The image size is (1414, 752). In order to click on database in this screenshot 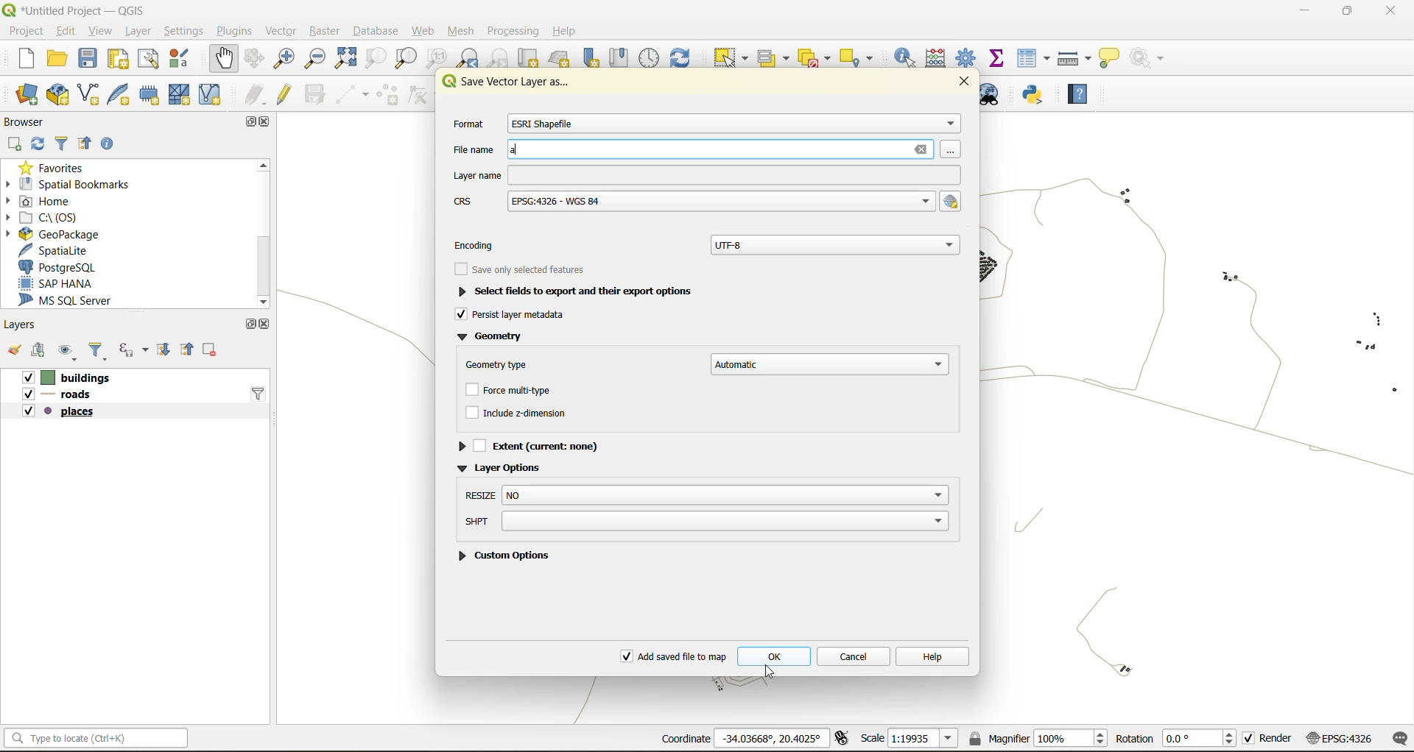, I will do `click(379, 30)`.